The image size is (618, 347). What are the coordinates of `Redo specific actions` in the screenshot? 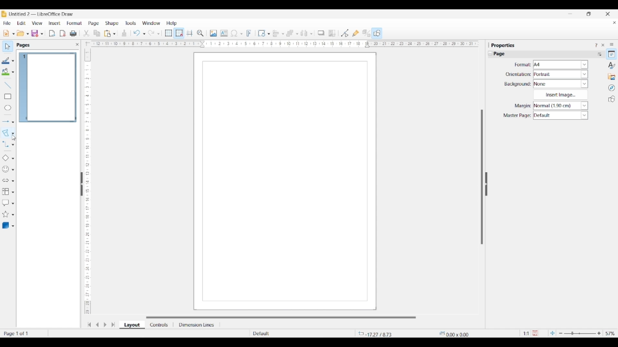 It's located at (158, 34).